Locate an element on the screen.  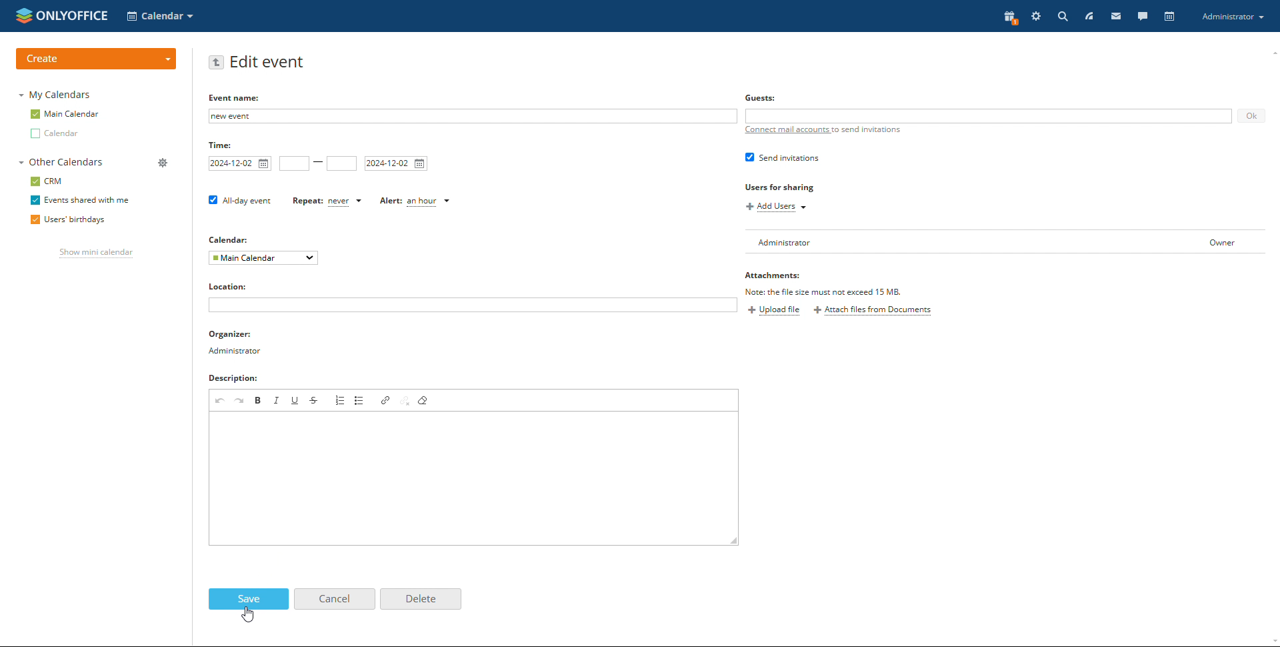
cursor is located at coordinates (253, 614).